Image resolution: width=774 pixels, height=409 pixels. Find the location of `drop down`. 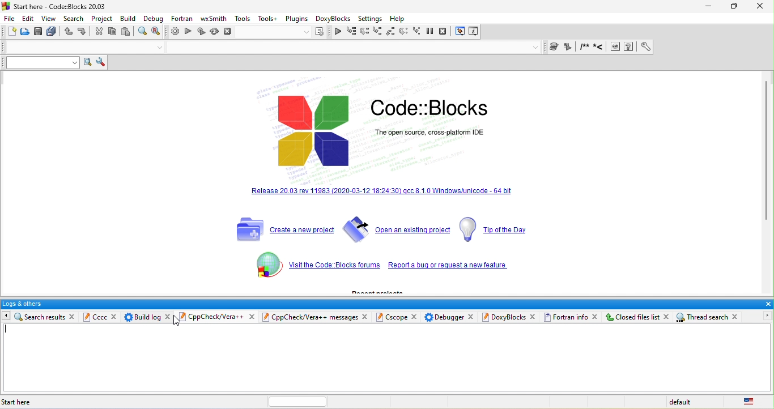

drop down is located at coordinates (536, 47).